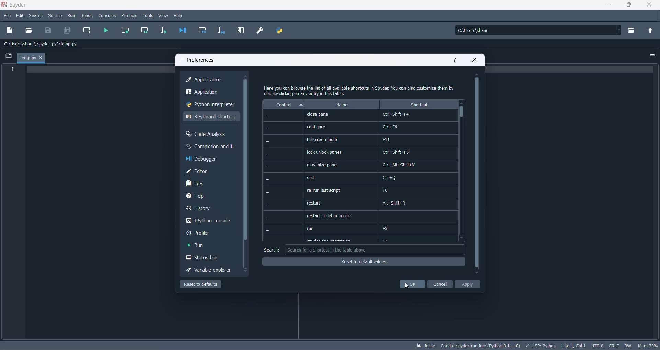 The height and width of the screenshot is (350, 660). I want to click on debug cell, so click(203, 31).